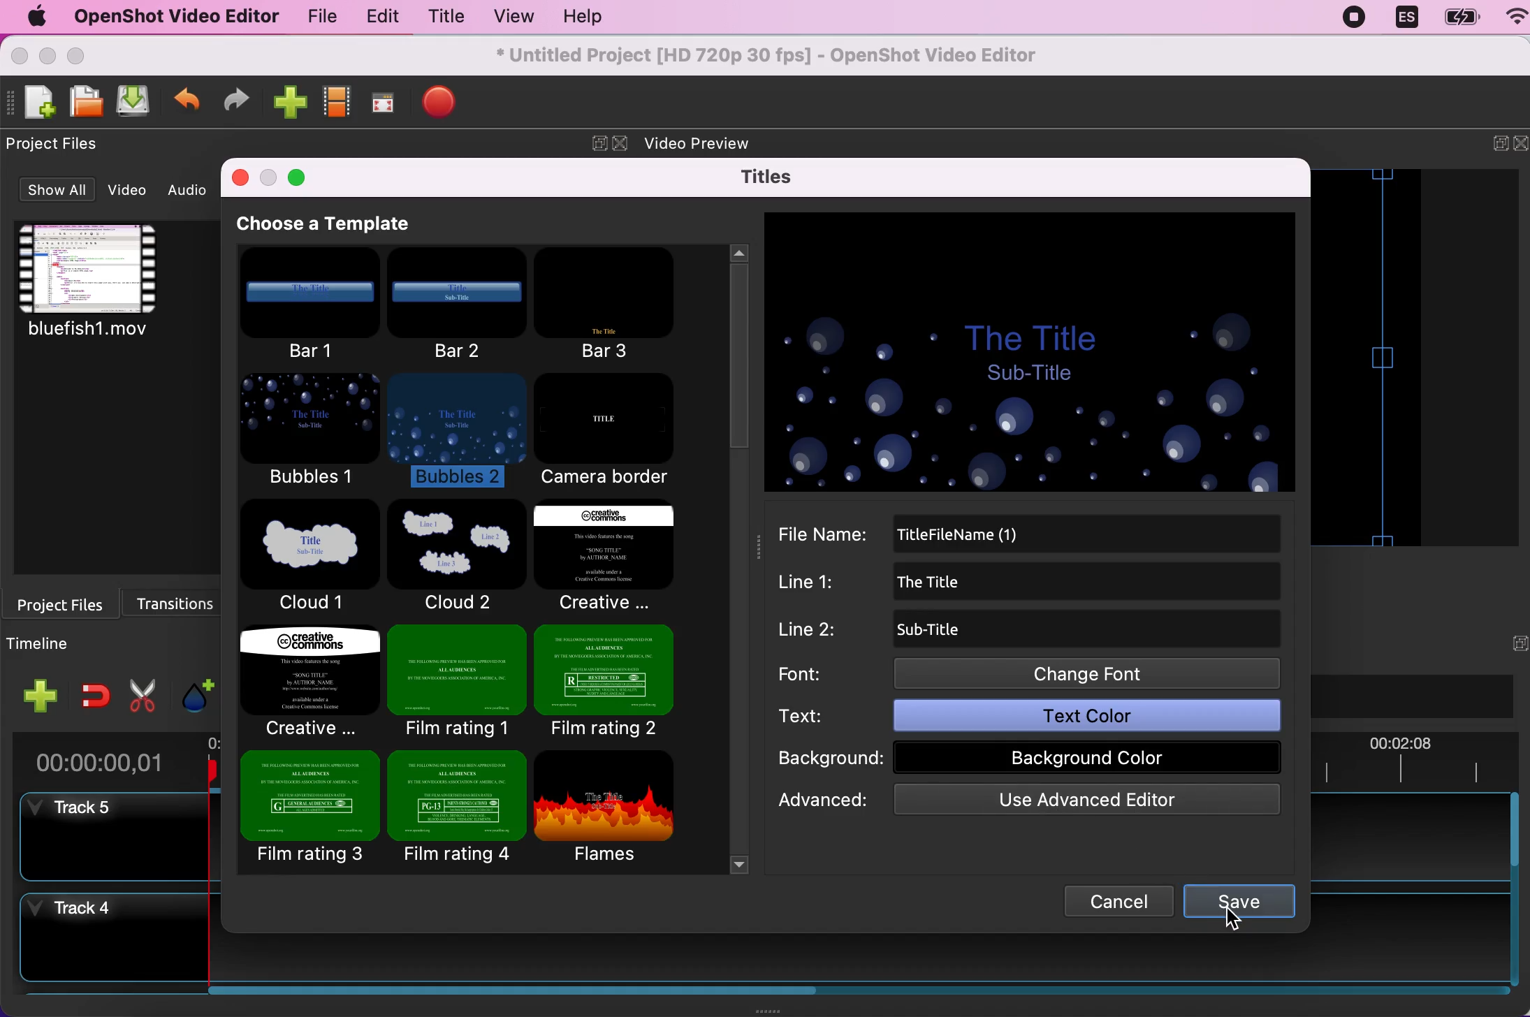 This screenshot has width=1530, height=1017. What do you see at coordinates (84, 55) in the screenshot?
I see `maximize` at bounding box center [84, 55].